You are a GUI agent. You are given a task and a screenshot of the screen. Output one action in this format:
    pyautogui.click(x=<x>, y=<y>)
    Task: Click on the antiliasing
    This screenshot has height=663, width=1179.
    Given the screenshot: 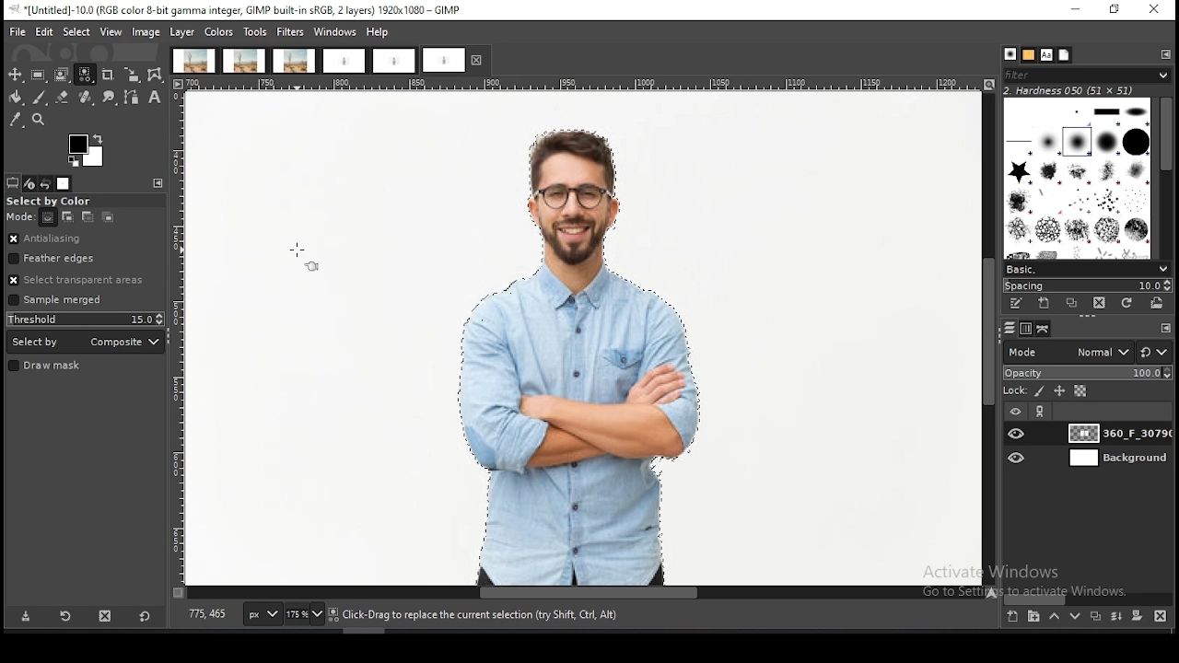 What is the action you would take?
    pyautogui.click(x=85, y=239)
    